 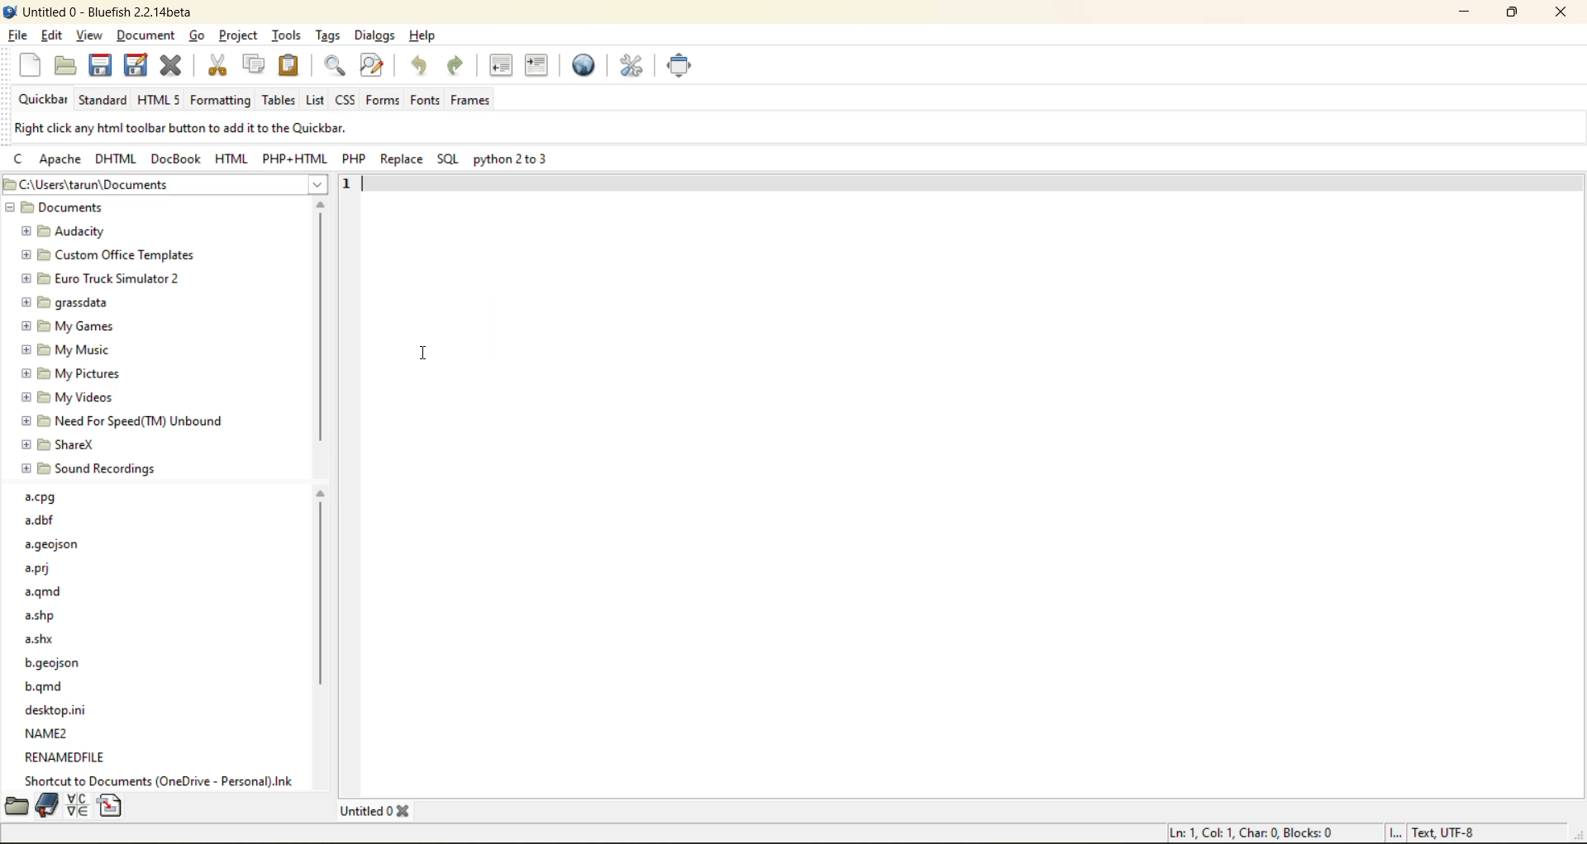 What do you see at coordinates (21, 158) in the screenshot?
I see `c` at bounding box center [21, 158].